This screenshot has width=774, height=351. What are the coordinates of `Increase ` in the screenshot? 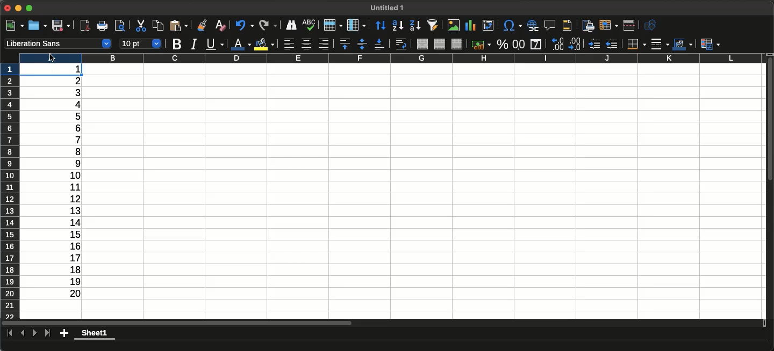 It's located at (594, 45).